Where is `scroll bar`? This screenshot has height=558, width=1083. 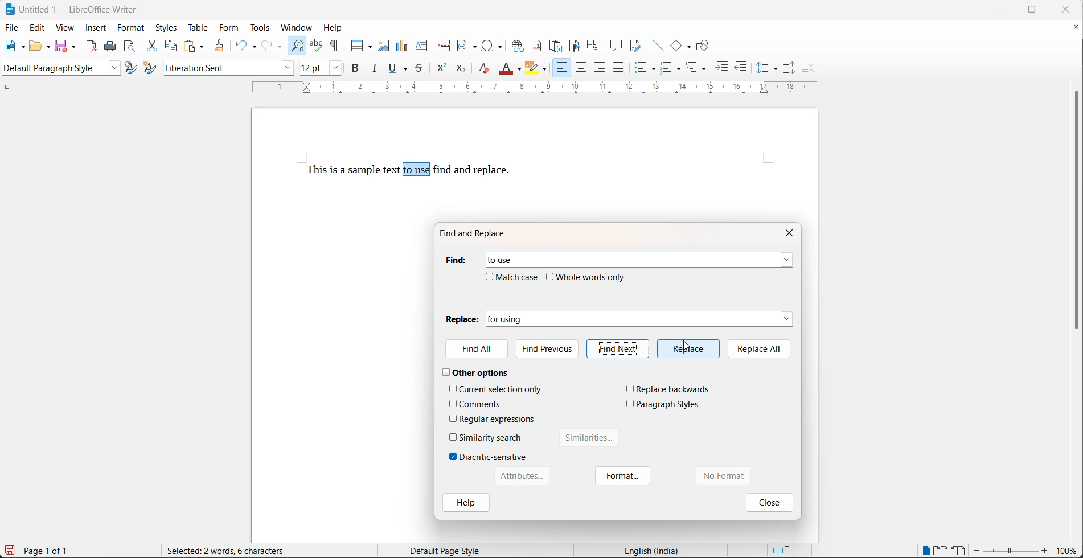 scroll bar is located at coordinates (1076, 216).